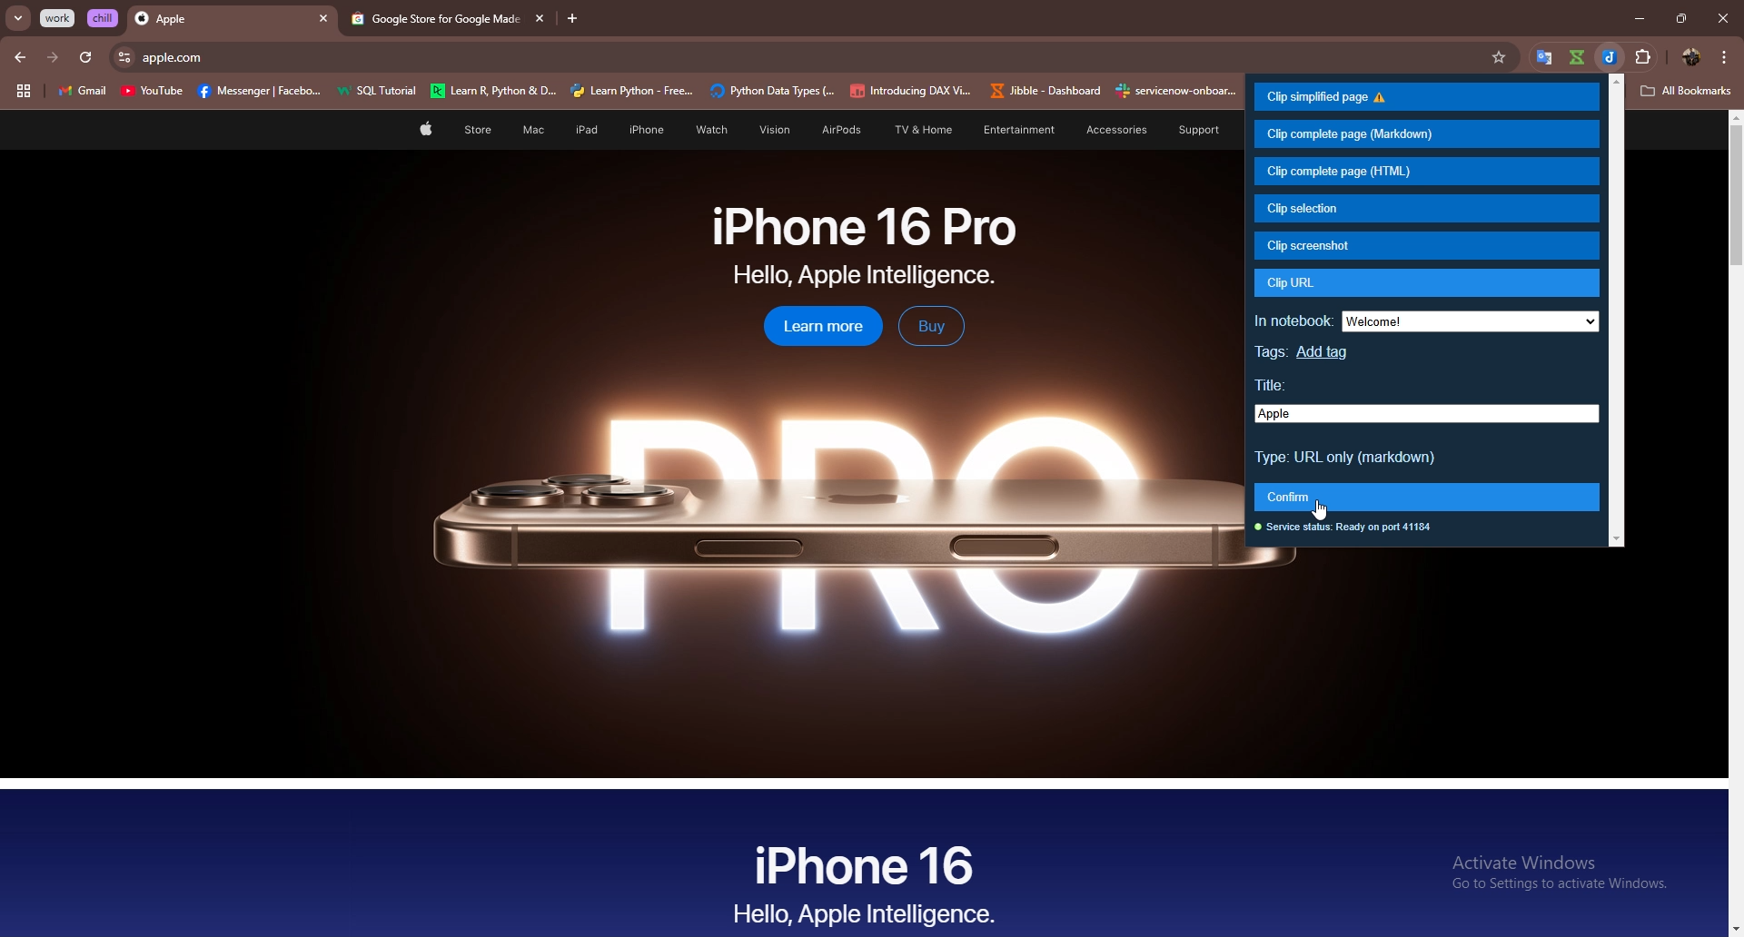  I want to click on type:URL only(markdown), so click(1347, 458).